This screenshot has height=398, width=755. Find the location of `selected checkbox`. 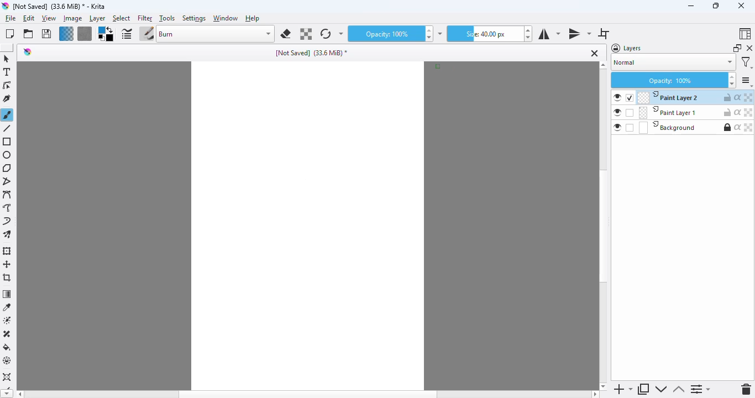

selected checkbox is located at coordinates (629, 128).